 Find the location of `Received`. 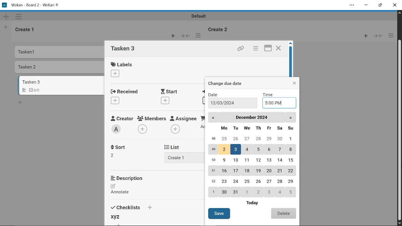

Received is located at coordinates (124, 91).